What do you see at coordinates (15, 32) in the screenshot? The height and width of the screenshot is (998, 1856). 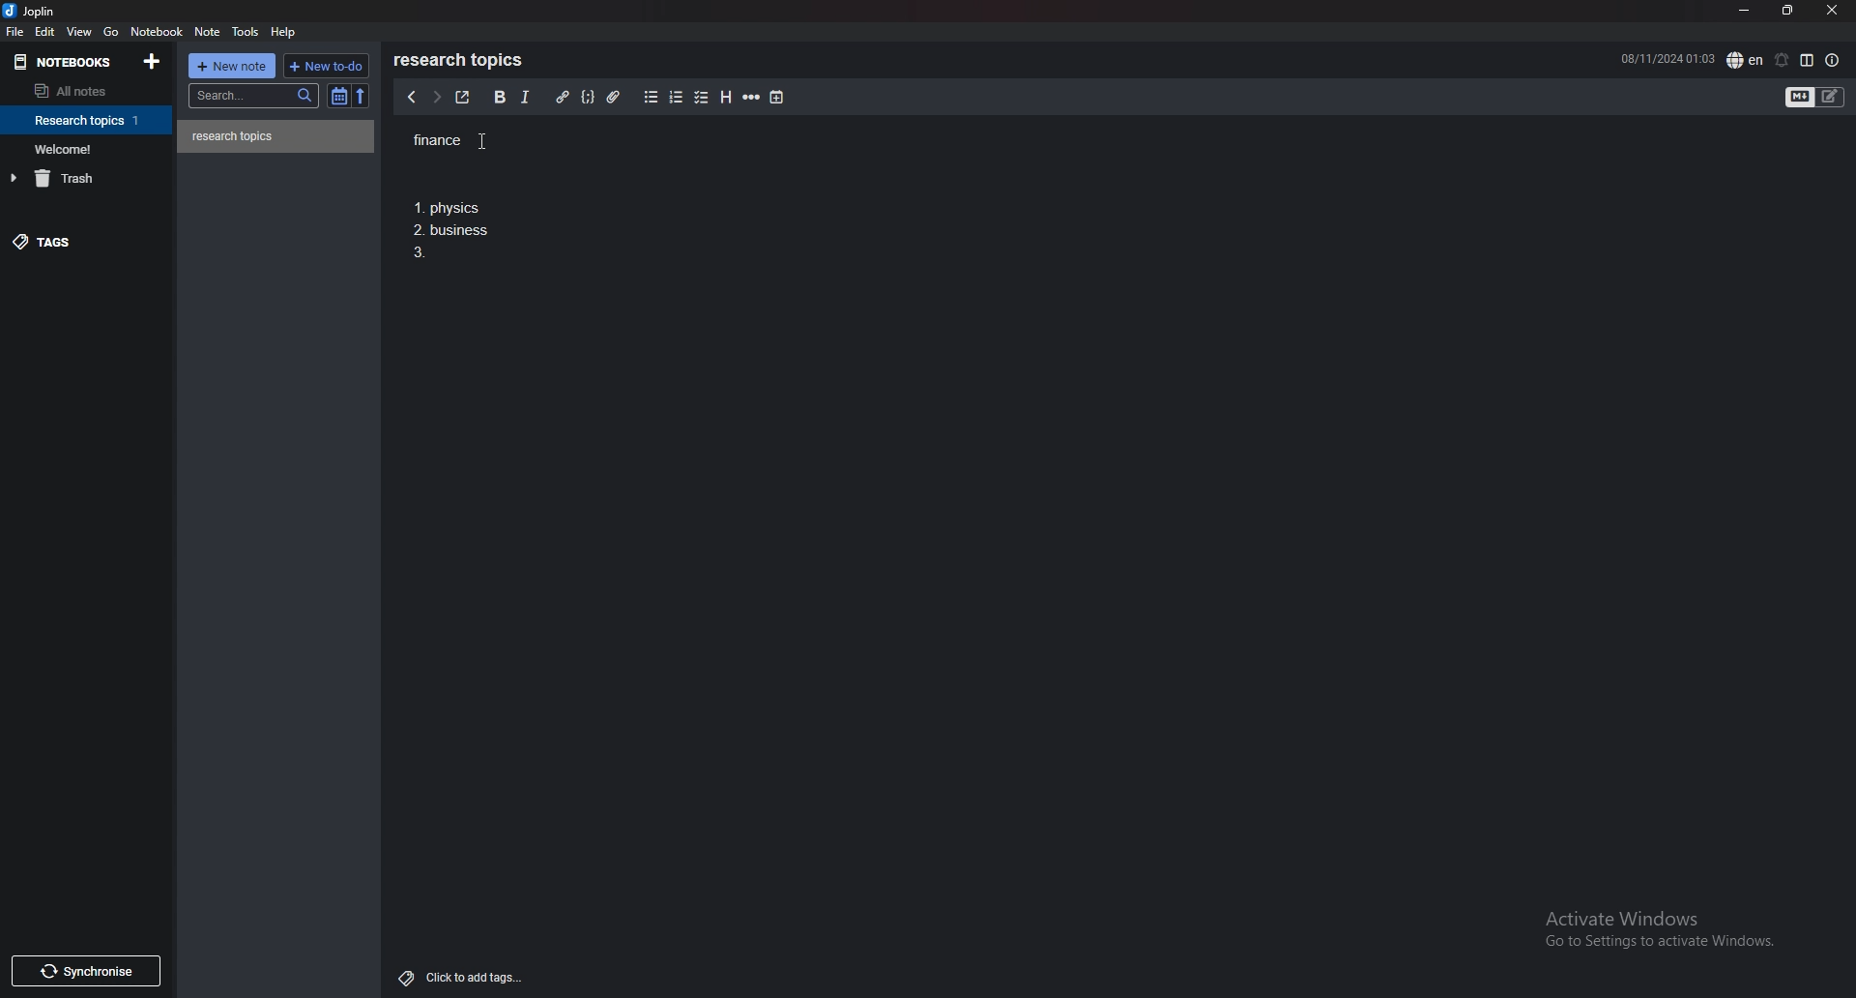 I see `file` at bounding box center [15, 32].